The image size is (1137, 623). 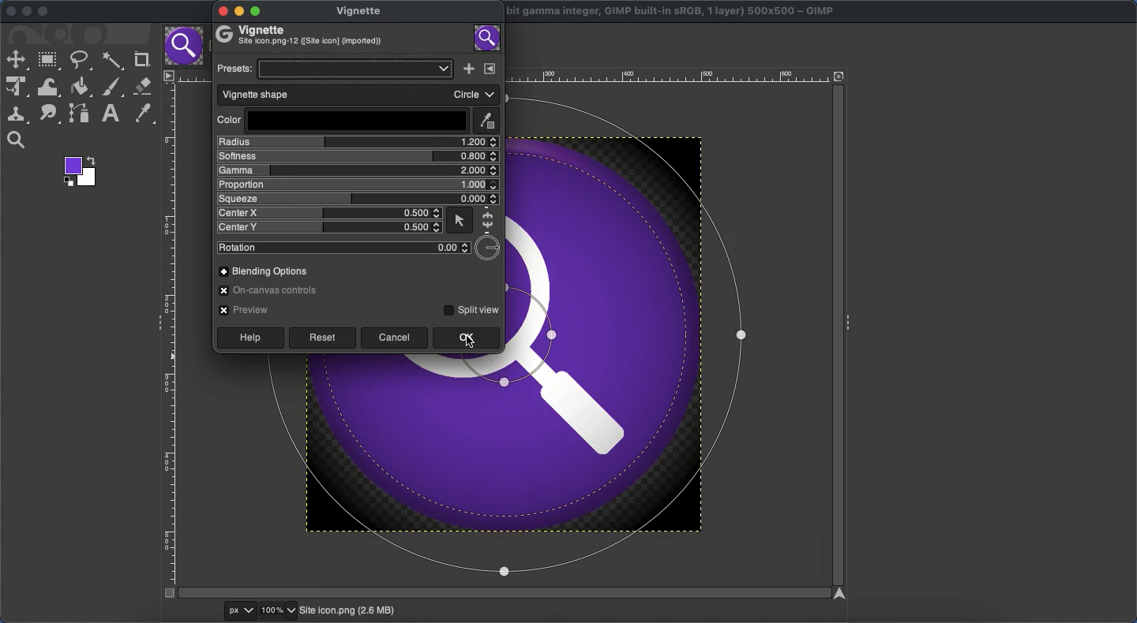 What do you see at coordinates (7, 11) in the screenshot?
I see `Close` at bounding box center [7, 11].